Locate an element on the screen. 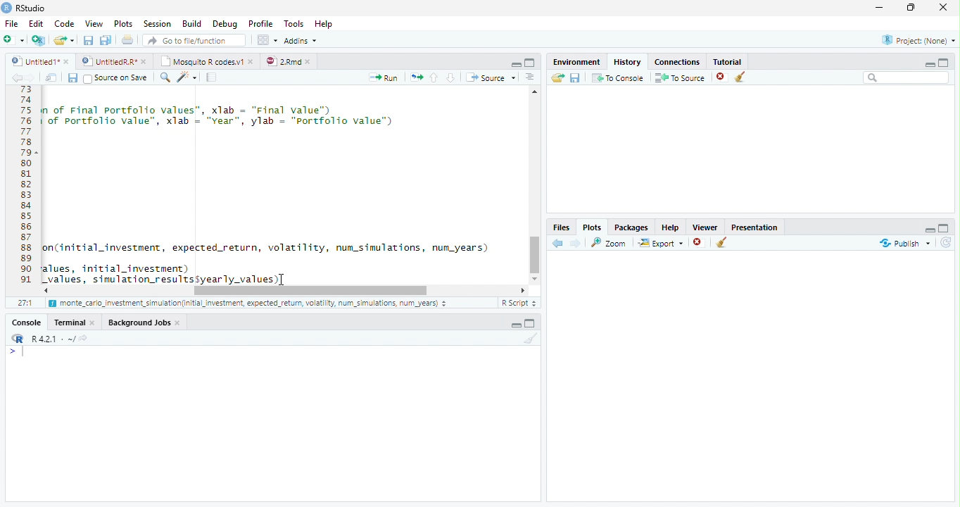  Tutorial is located at coordinates (725, 60).